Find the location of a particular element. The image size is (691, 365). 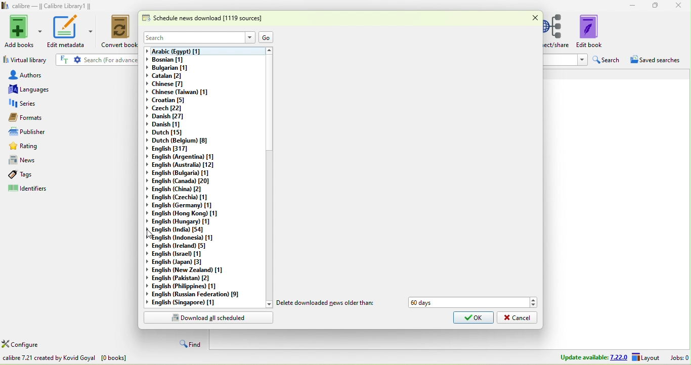

english(canada)[20] is located at coordinates (182, 181).